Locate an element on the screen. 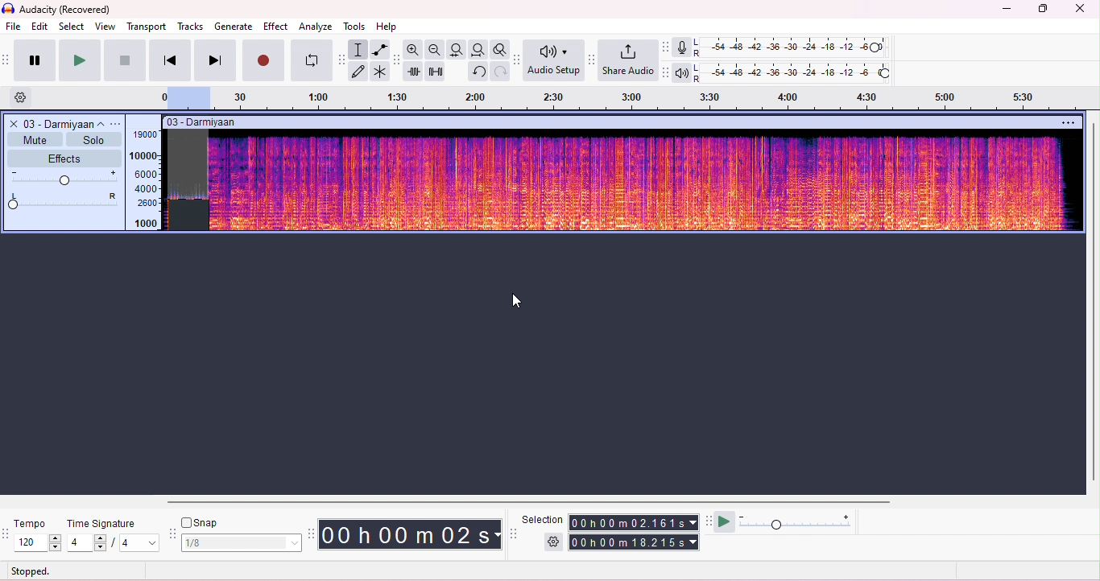 The width and height of the screenshot is (1100, 581). select tempo is located at coordinates (38, 542).